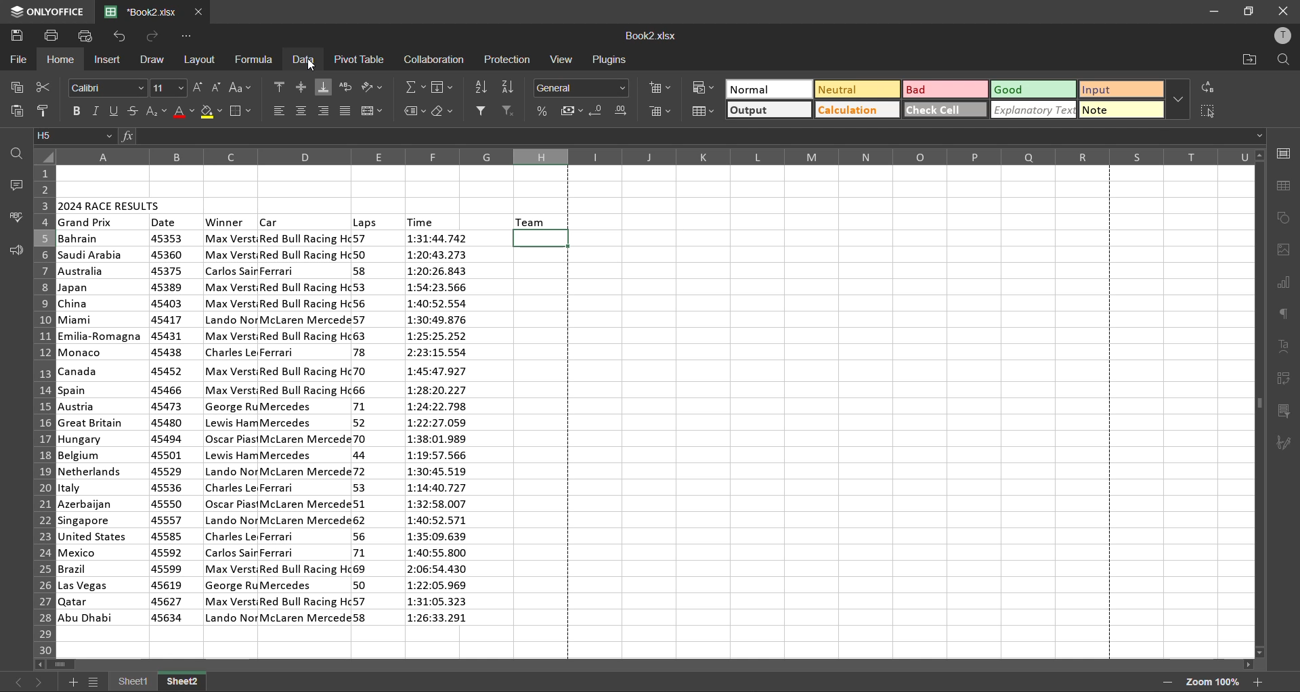 This screenshot has width=1300, height=692. Describe the element at coordinates (1032, 111) in the screenshot. I see `explanatory text` at that location.